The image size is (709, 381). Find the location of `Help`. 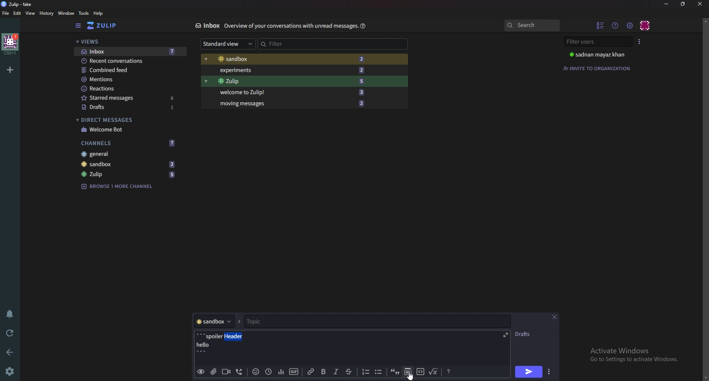

Help is located at coordinates (362, 26).